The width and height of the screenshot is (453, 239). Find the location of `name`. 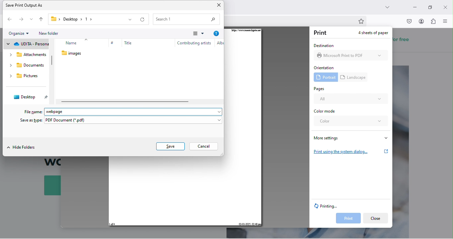

name is located at coordinates (75, 44).